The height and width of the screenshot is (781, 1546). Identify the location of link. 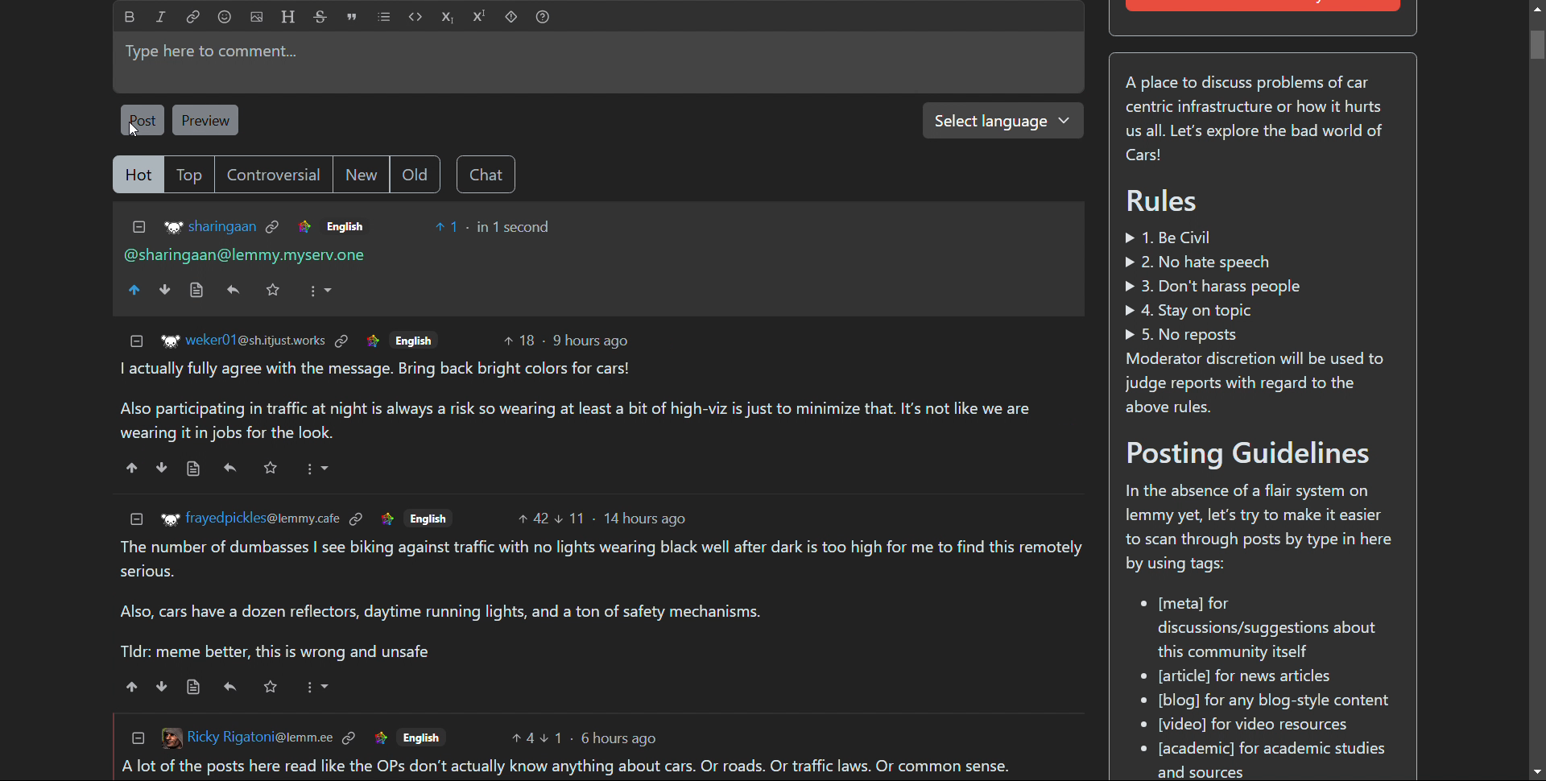
(373, 341).